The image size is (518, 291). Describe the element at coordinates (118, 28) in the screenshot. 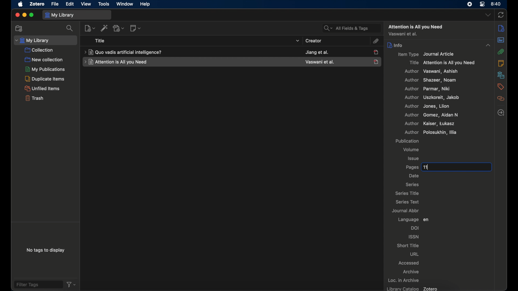

I see `add attachment` at that location.